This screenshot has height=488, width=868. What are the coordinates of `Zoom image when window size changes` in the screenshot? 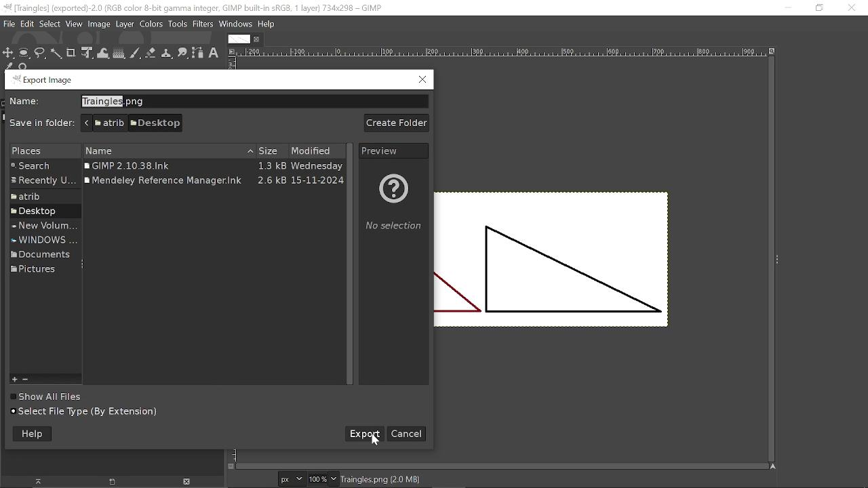 It's located at (772, 51).